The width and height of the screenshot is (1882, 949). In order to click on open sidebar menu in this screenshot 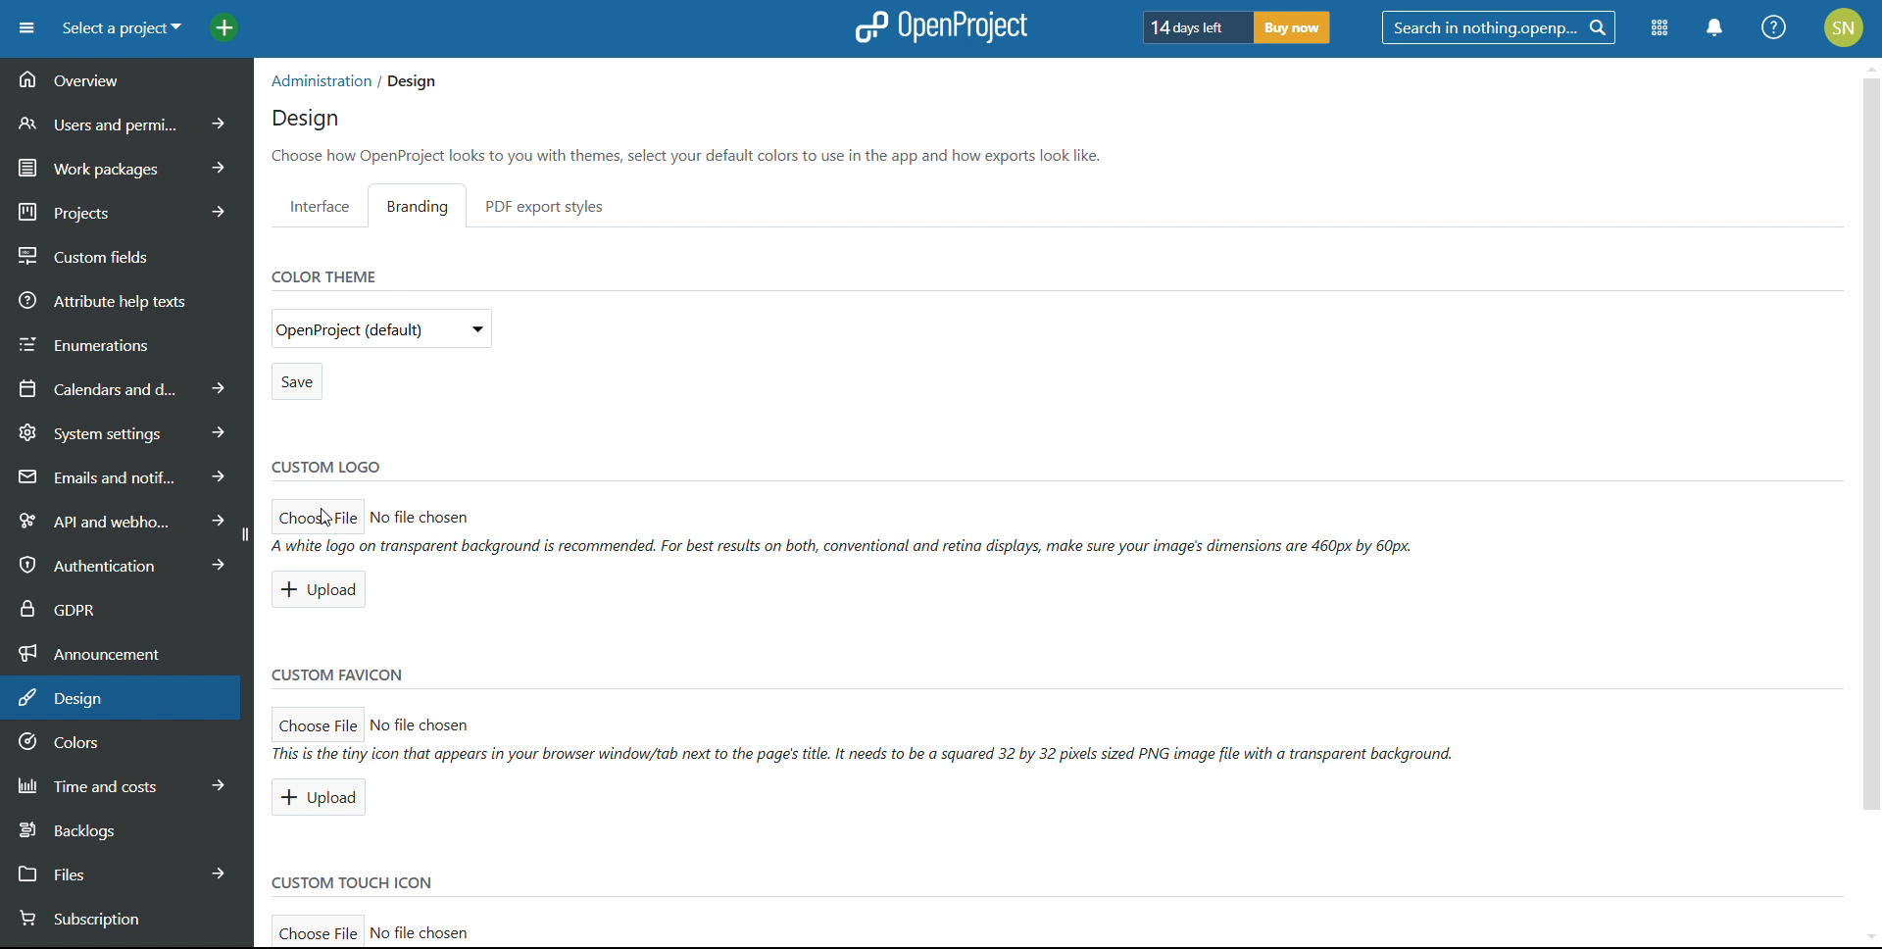, I will do `click(26, 28)`.